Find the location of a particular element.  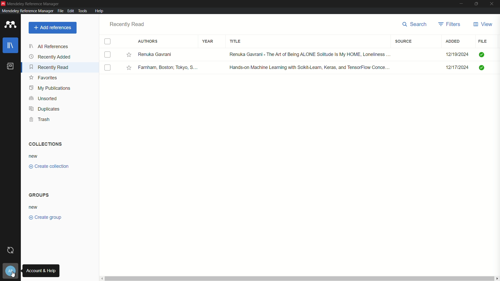

Toggle favorites is located at coordinates (129, 68).